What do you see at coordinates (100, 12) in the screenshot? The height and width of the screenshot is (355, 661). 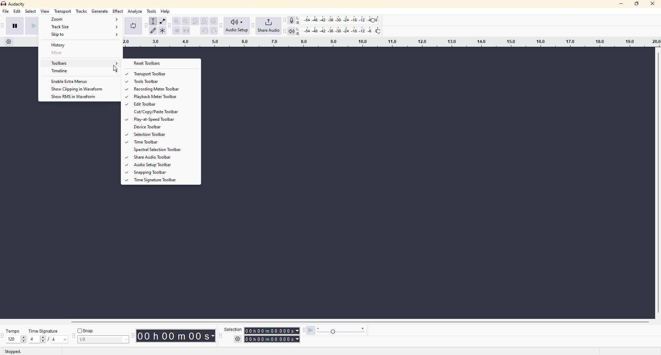 I see `generate` at bounding box center [100, 12].